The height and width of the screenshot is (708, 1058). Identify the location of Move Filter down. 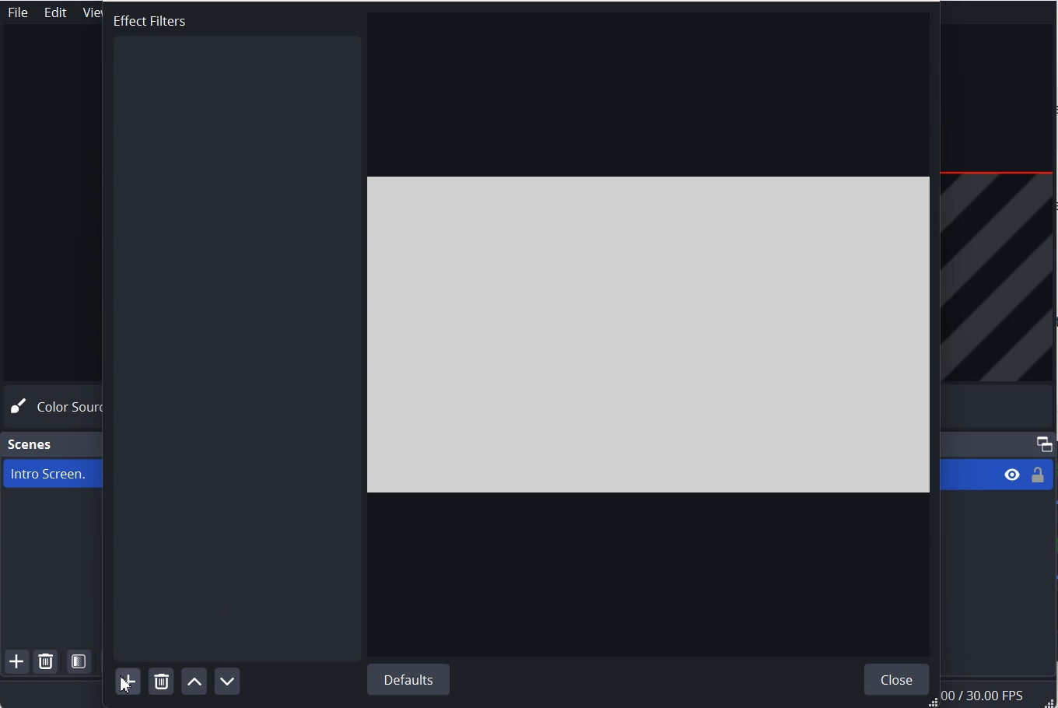
(227, 680).